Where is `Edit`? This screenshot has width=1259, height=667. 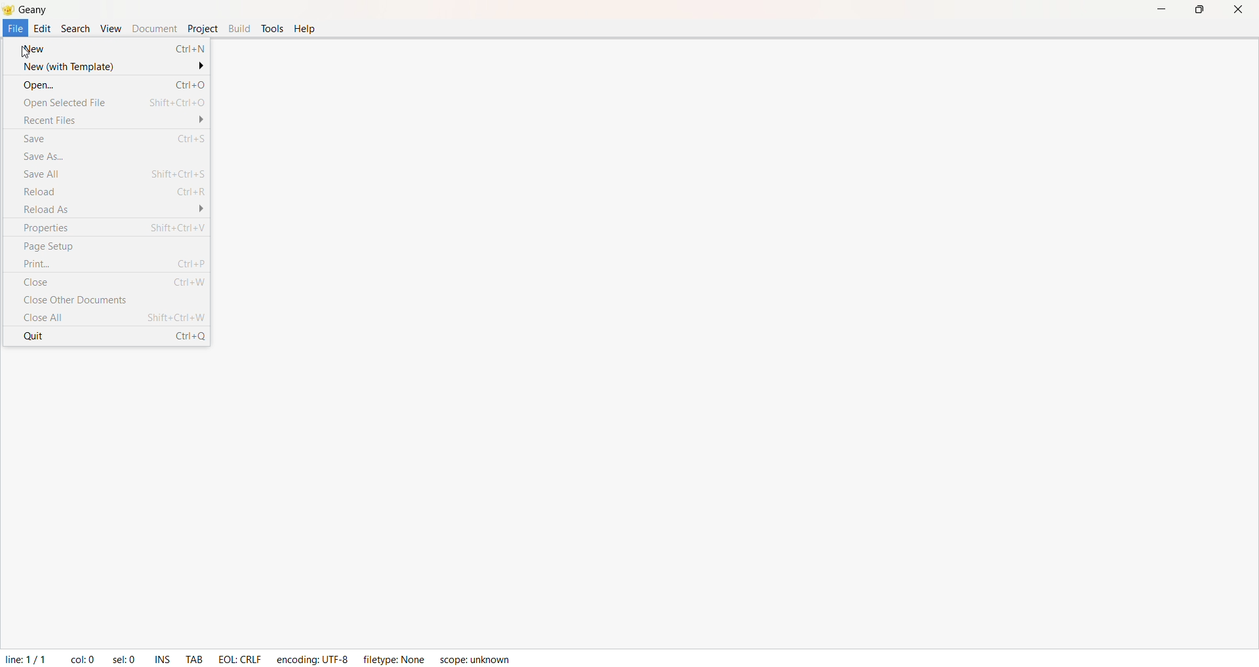
Edit is located at coordinates (43, 31).